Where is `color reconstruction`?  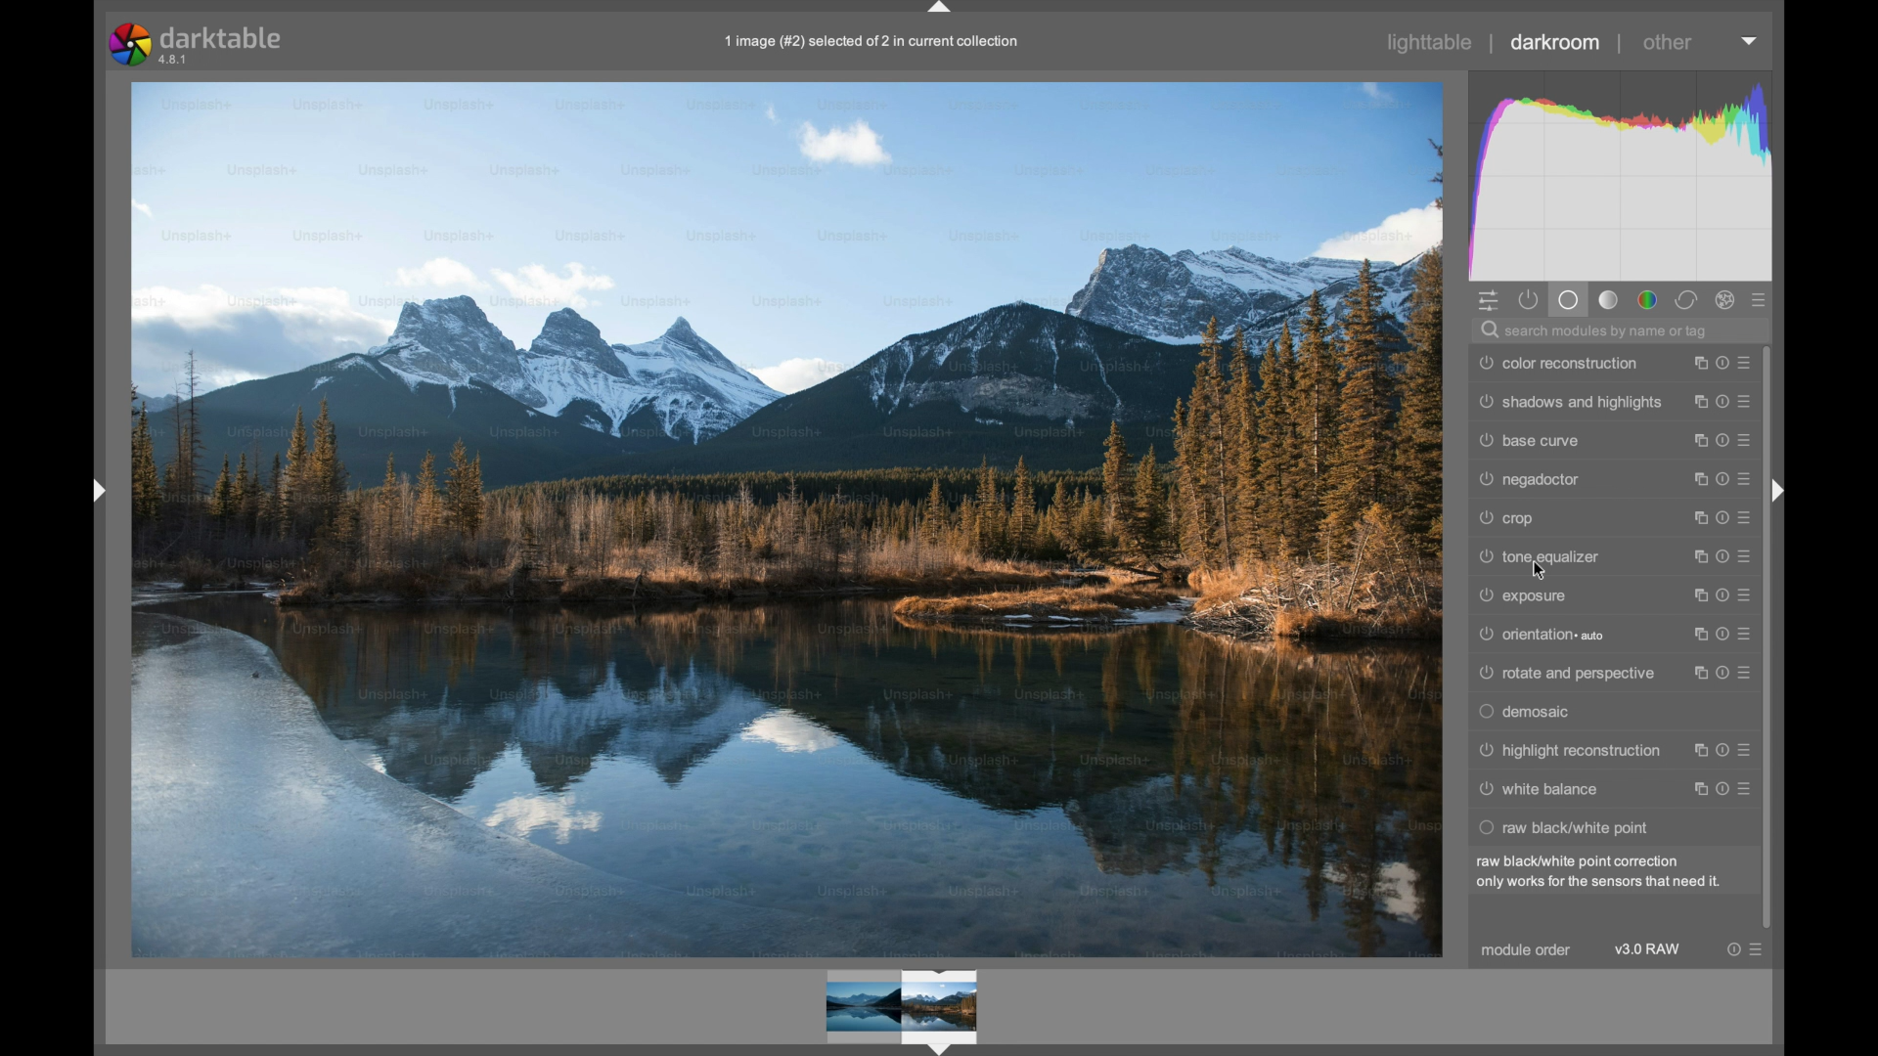 color reconstruction is located at coordinates (1558, 363).